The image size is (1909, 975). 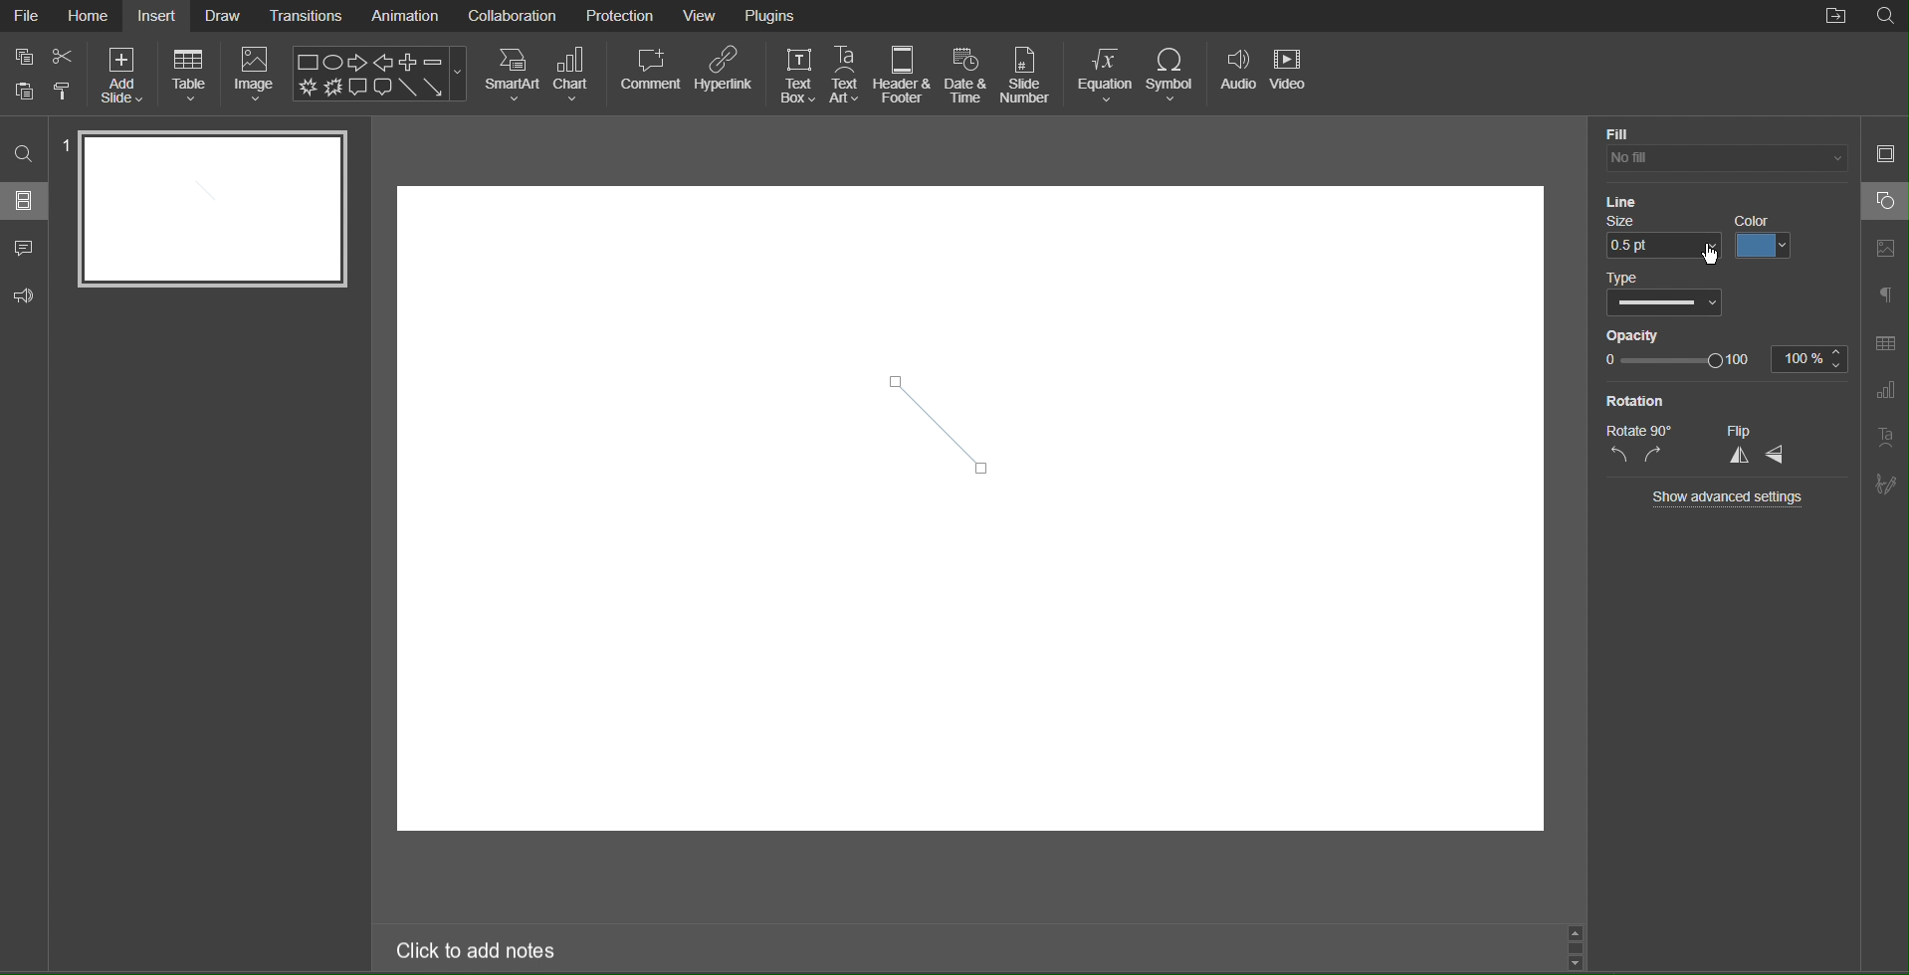 What do you see at coordinates (1106, 74) in the screenshot?
I see `Equation` at bounding box center [1106, 74].